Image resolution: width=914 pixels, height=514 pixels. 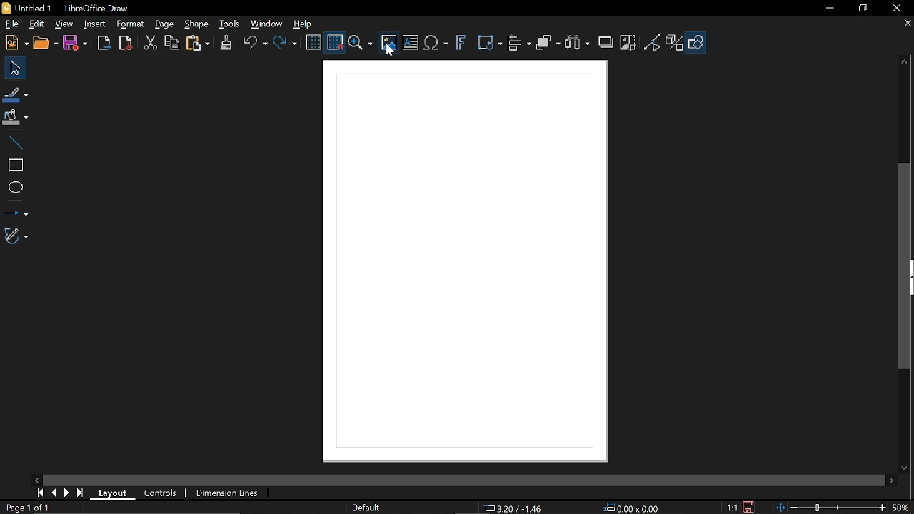 I want to click on Position, so click(x=516, y=508).